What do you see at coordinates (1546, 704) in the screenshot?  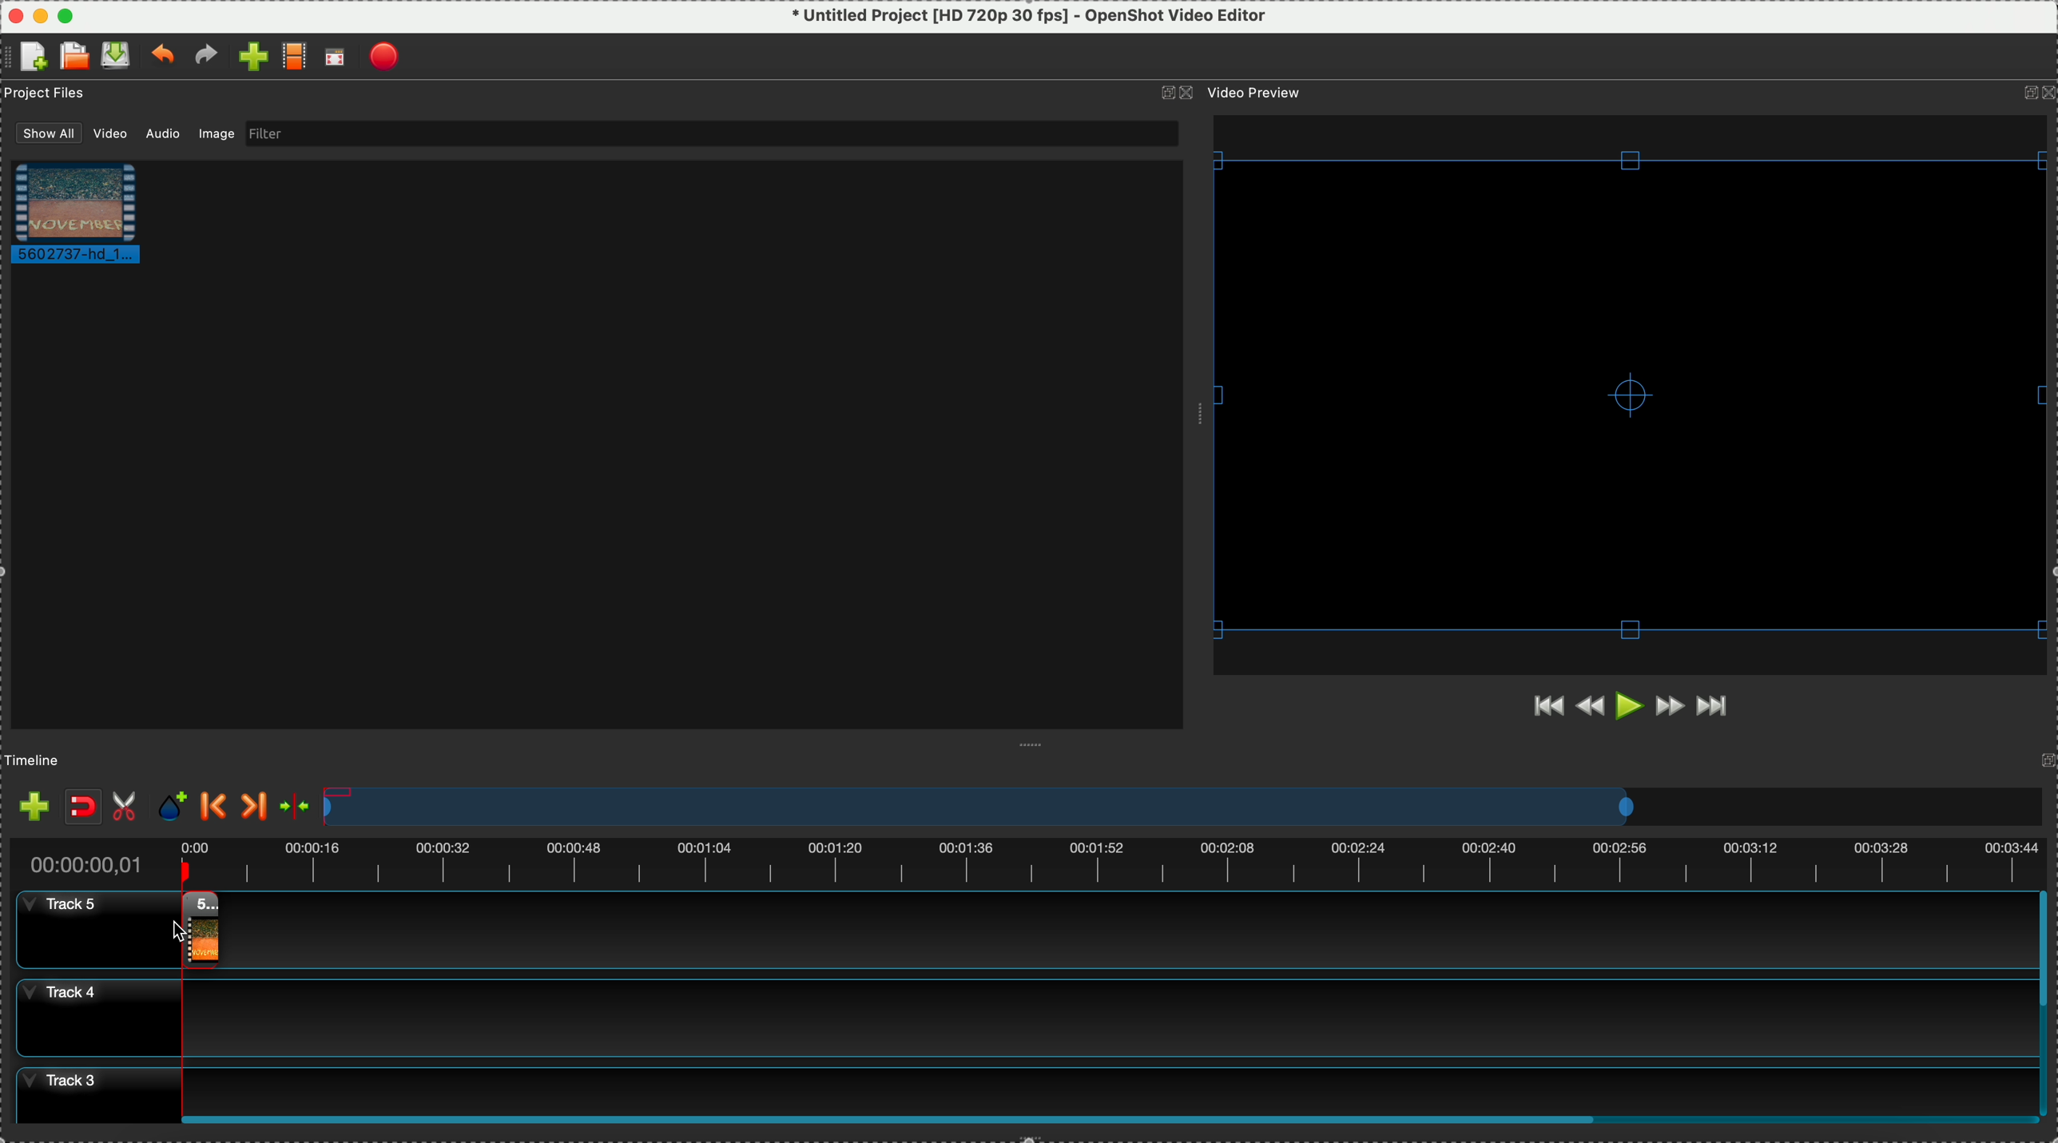 I see `jump to start` at bounding box center [1546, 704].